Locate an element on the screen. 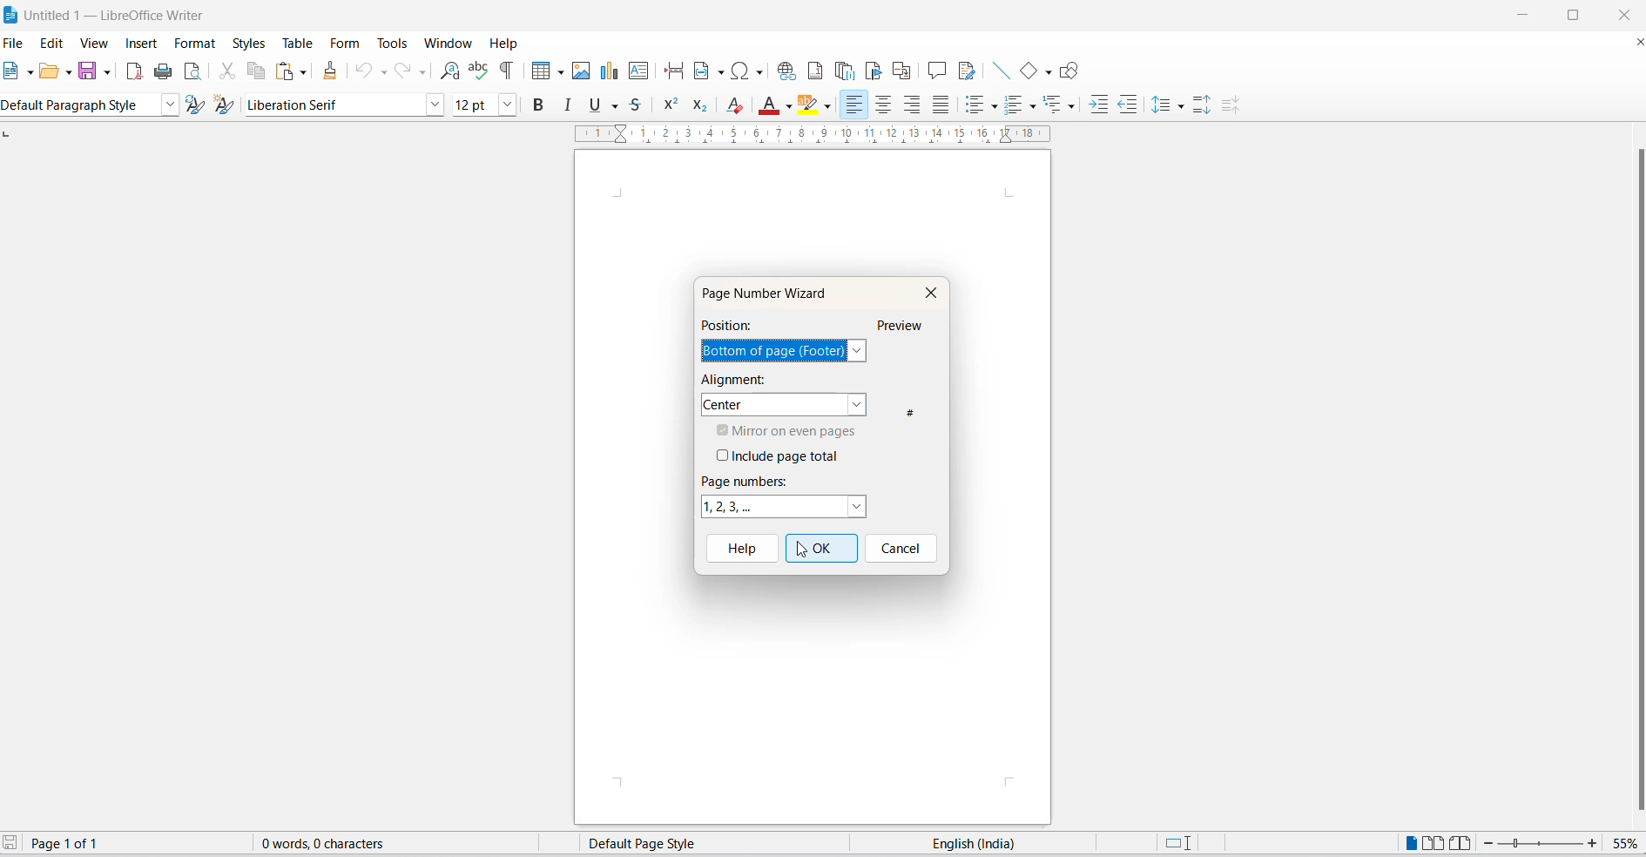 This screenshot has height=857, width=1646. toggle ordered list is located at coordinates (1016, 104).